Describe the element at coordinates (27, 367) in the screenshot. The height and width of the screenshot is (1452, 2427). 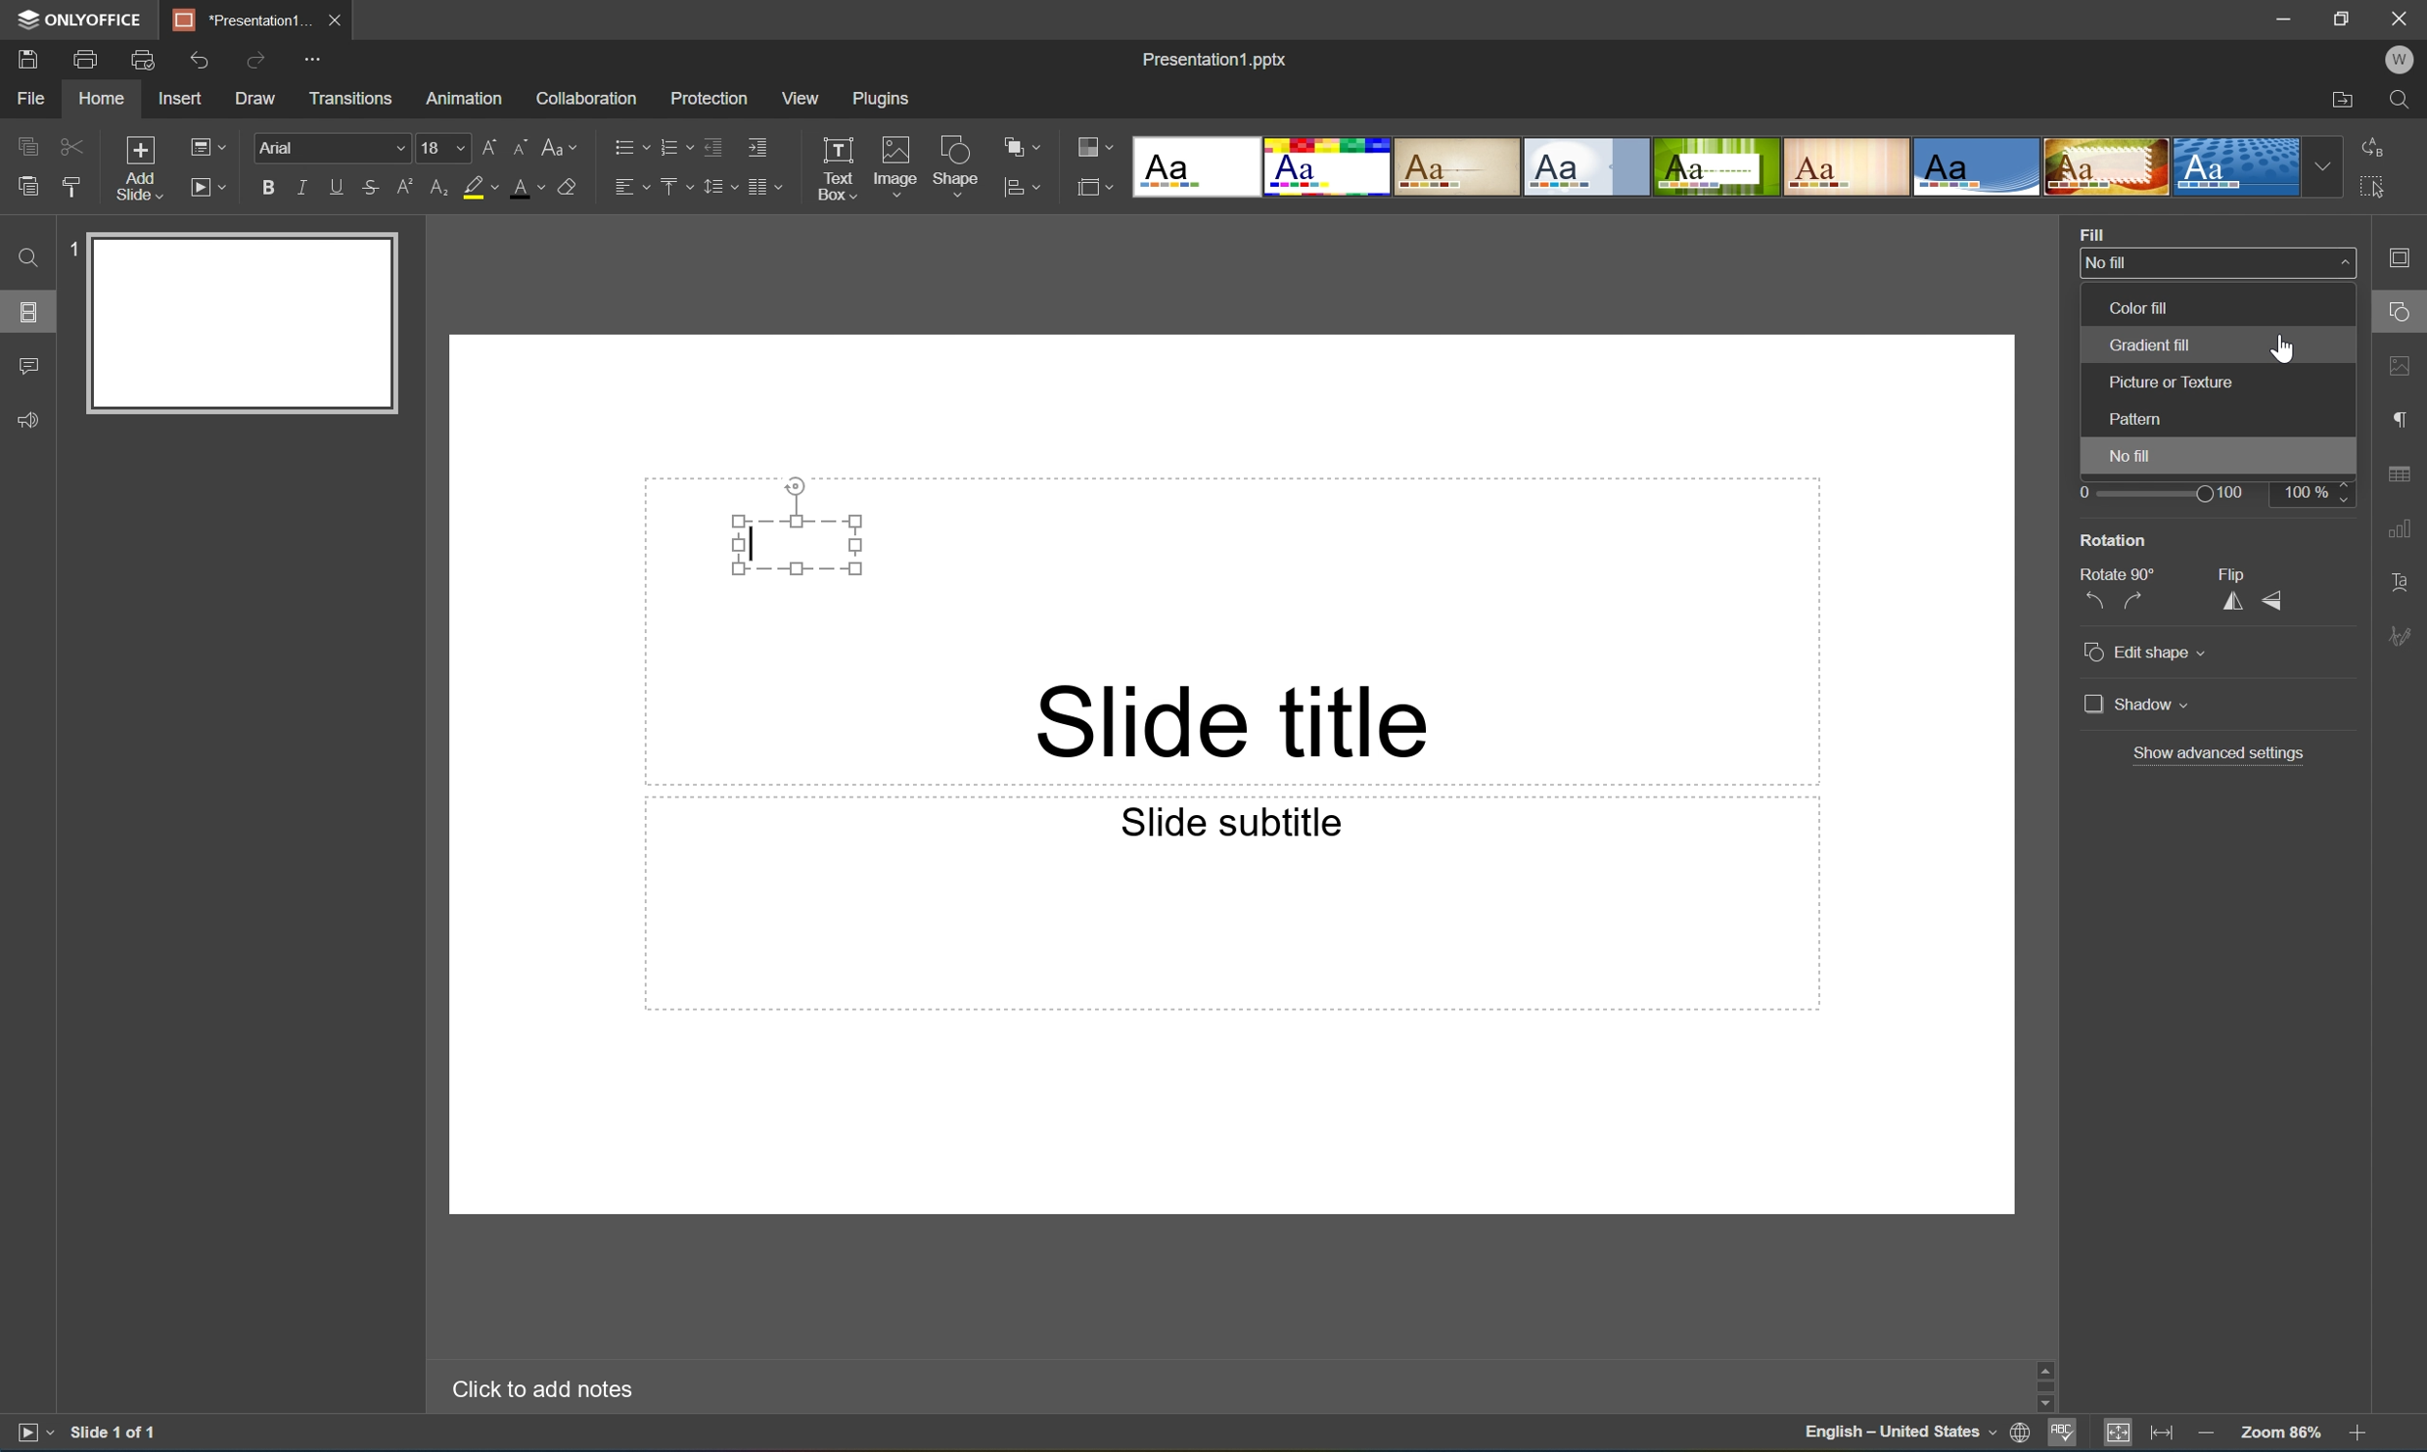
I see `Comments` at that location.